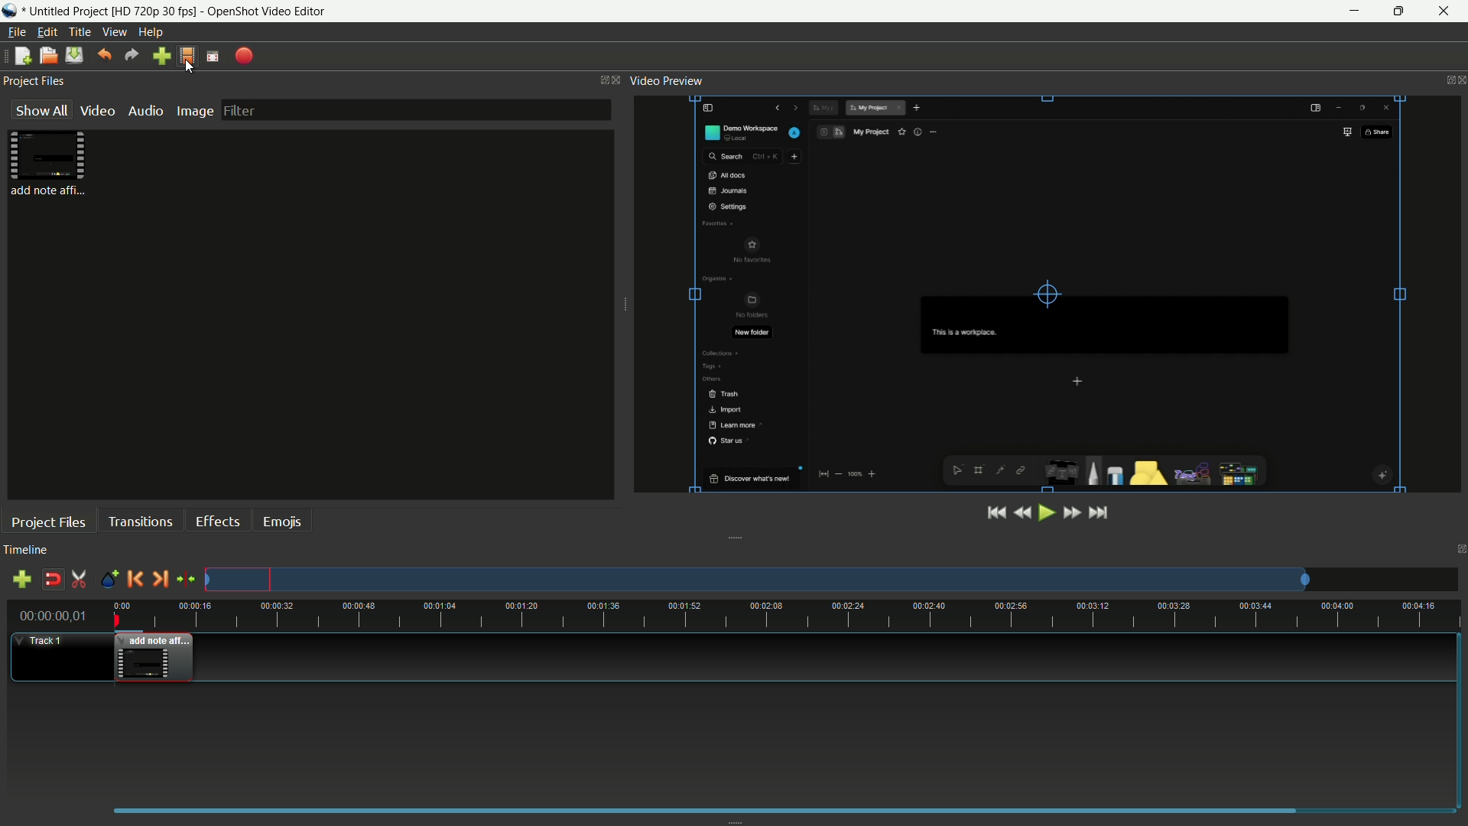  What do you see at coordinates (993, 513) in the screenshot?
I see `jump to start` at bounding box center [993, 513].